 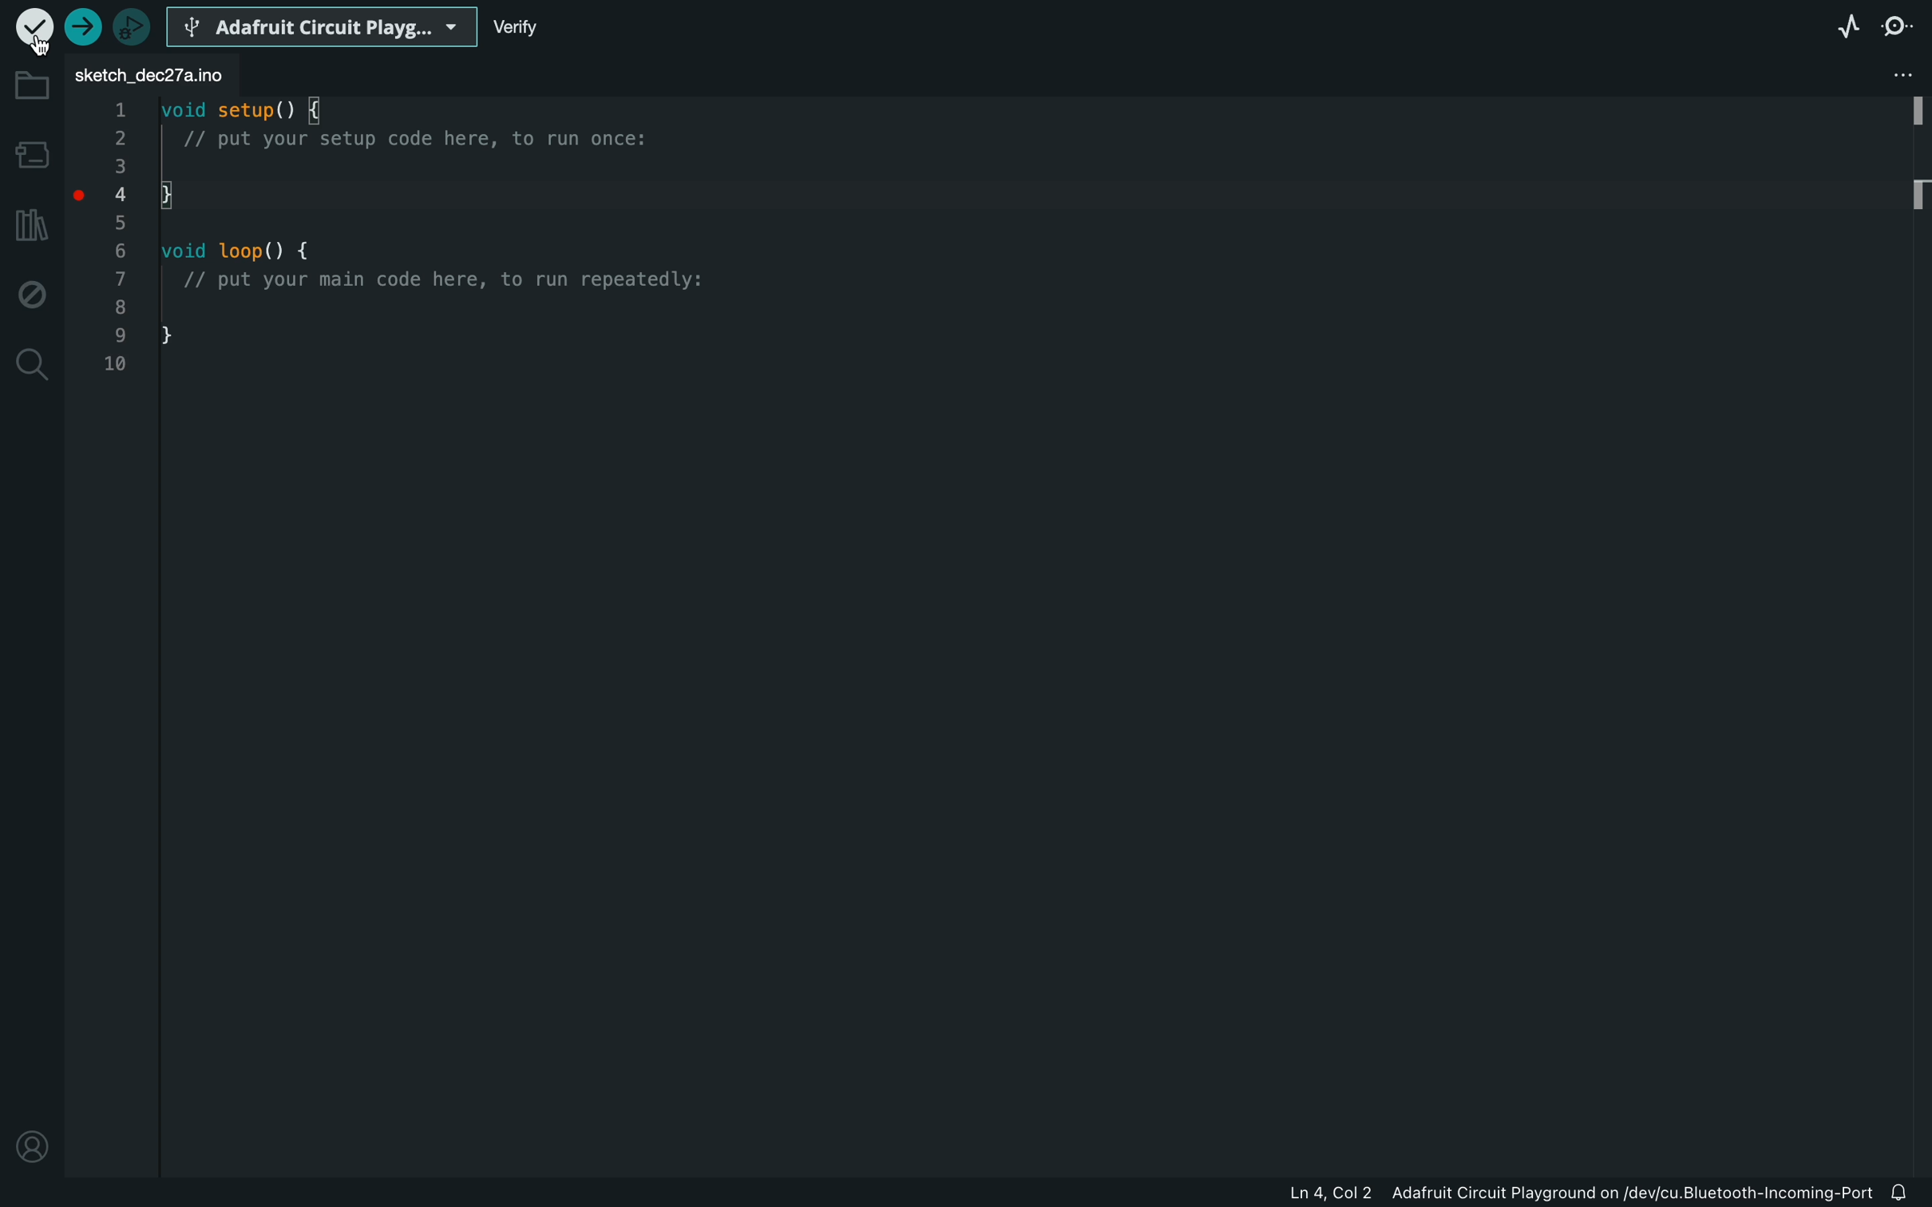 I want to click on folder, so click(x=30, y=84).